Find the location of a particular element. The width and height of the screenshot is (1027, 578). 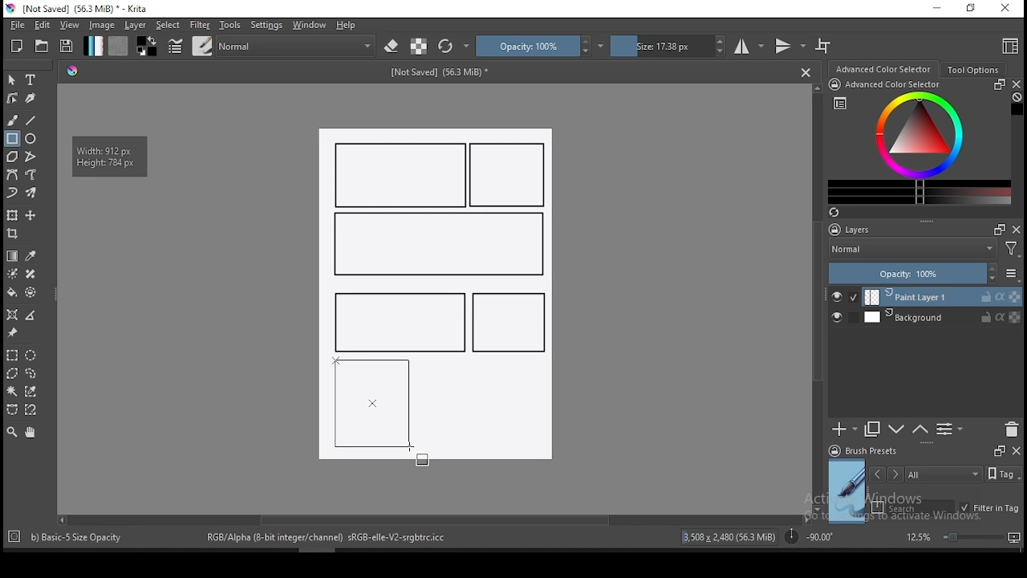

brush settings is located at coordinates (174, 46).